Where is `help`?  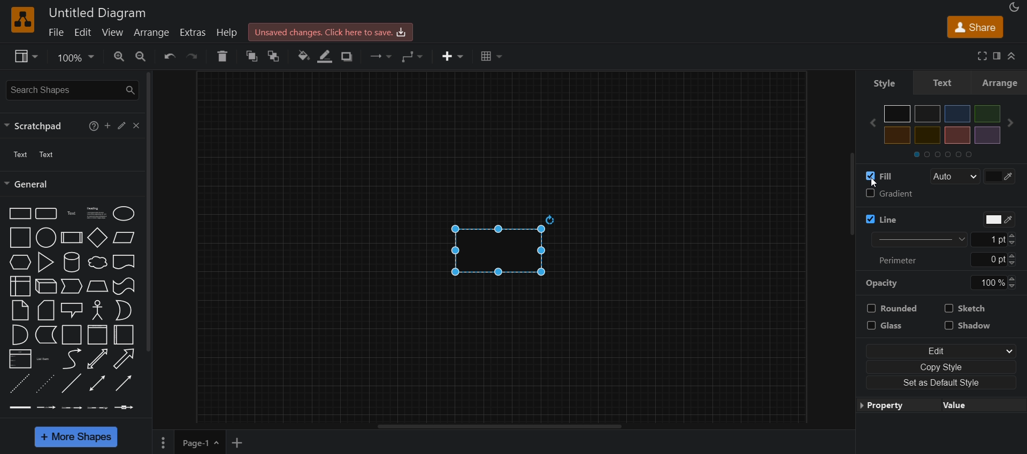
help is located at coordinates (221, 57).